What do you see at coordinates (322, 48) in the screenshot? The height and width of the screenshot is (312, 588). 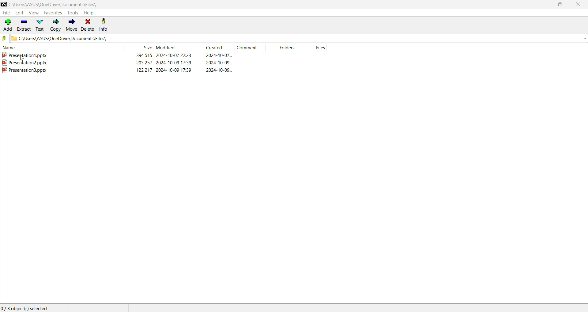 I see `Files` at bounding box center [322, 48].